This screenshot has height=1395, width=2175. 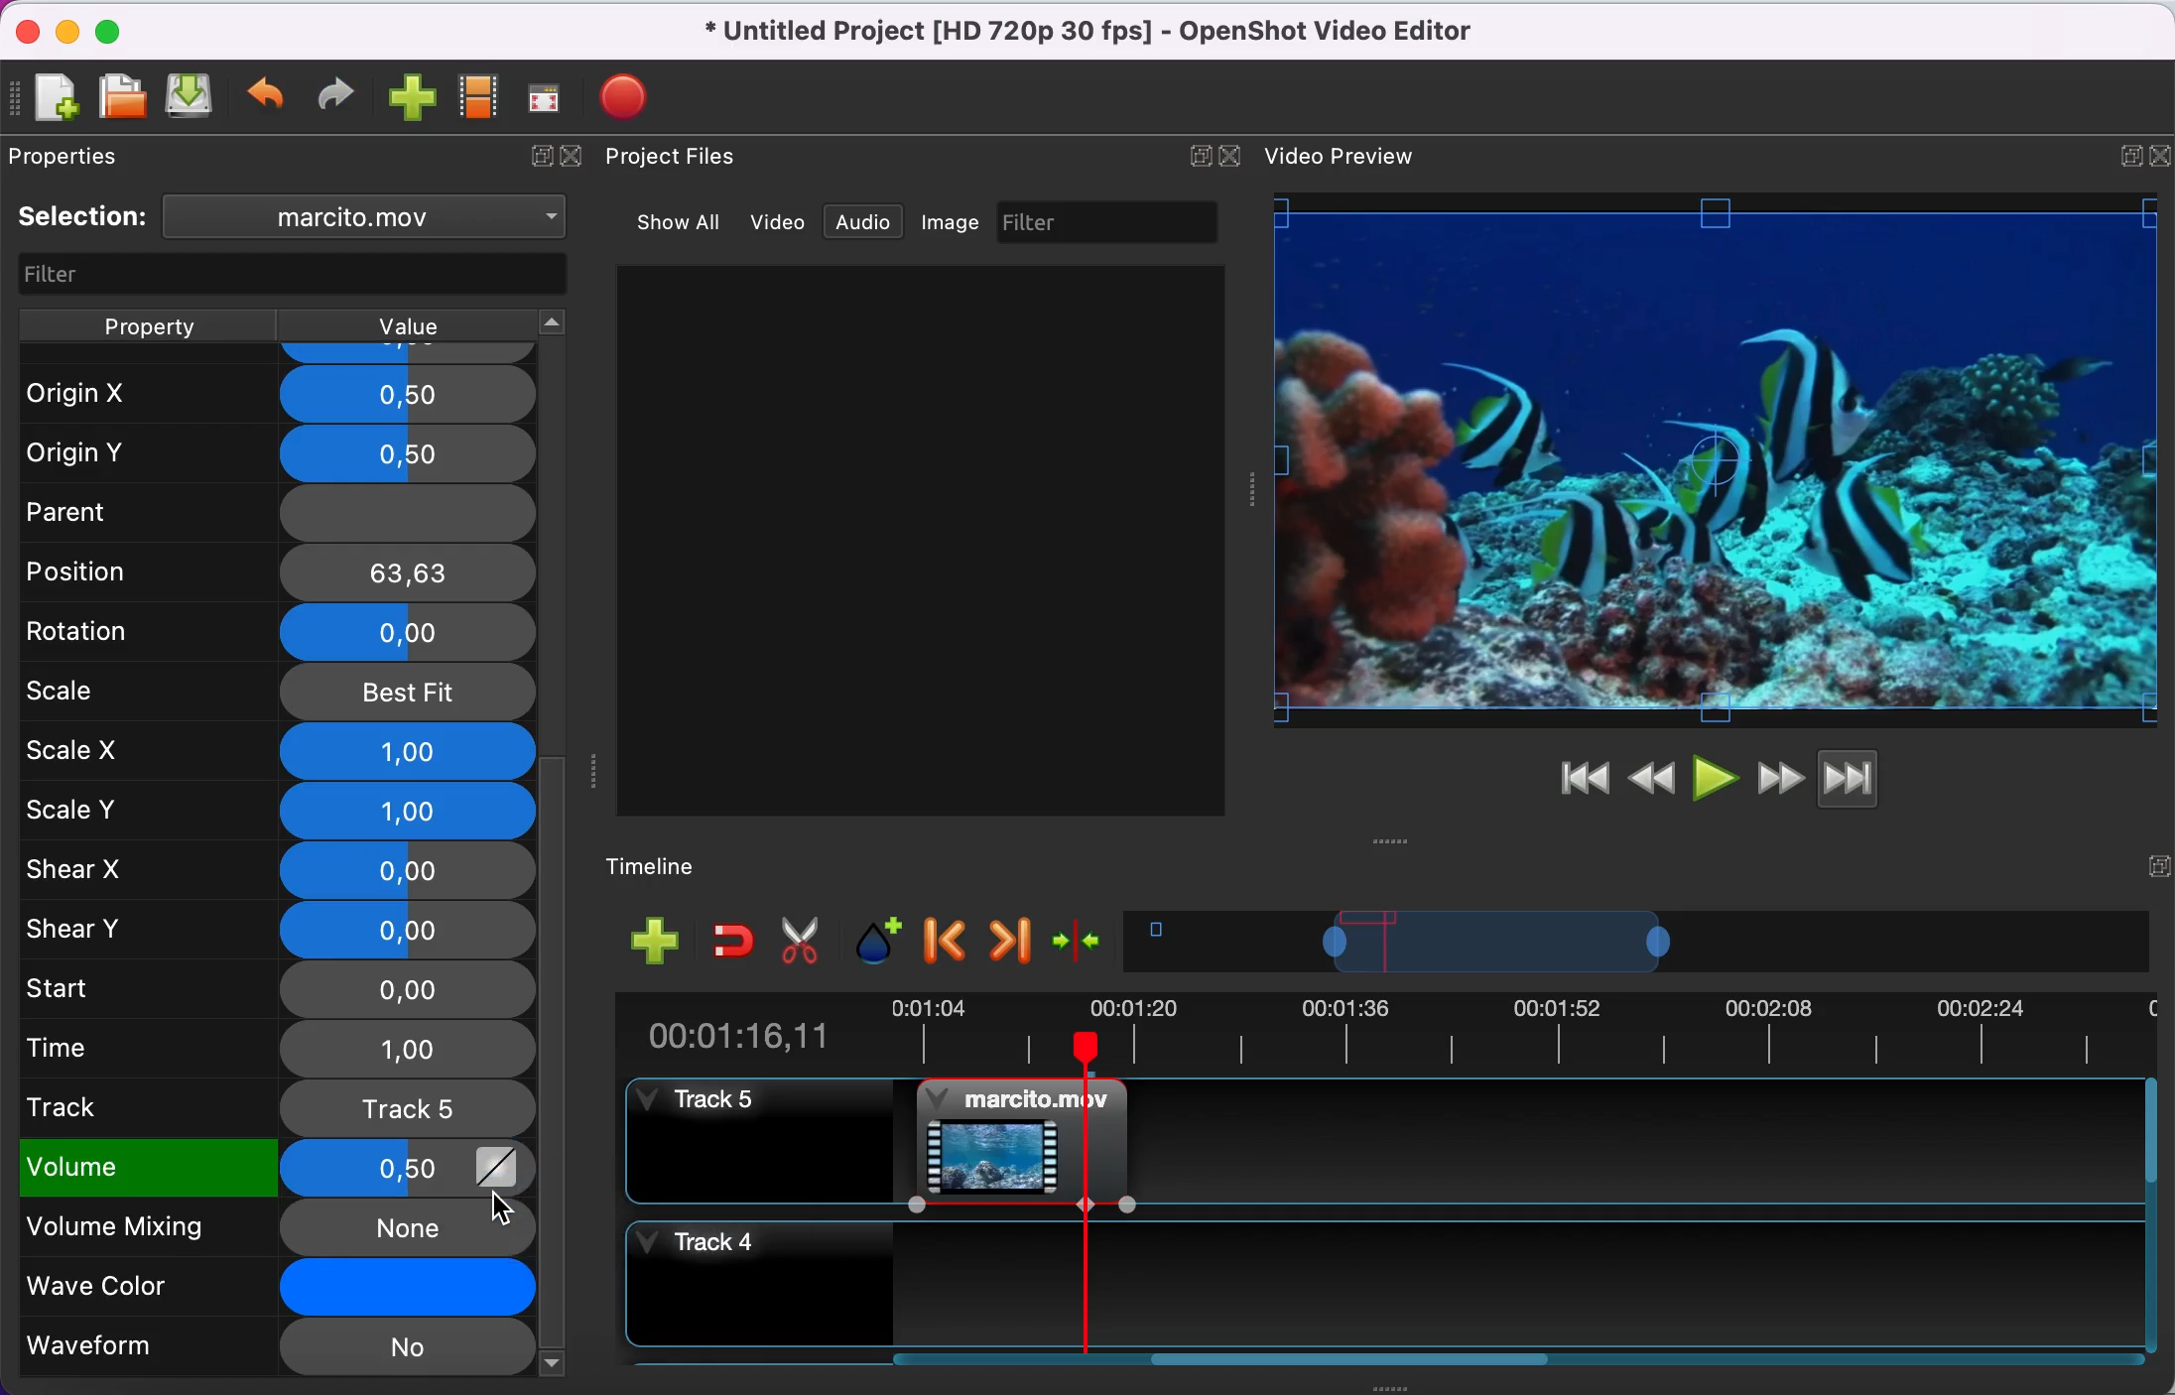 What do you see at coordinates (276, 1107) in the screenshot?
I see `track 5` at bounding box center [276, 1107].